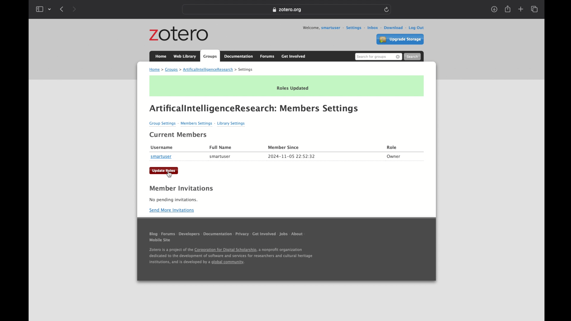 The height and width of the screenshot is (321, 571). I want to click on Member since, so click(288, 146).